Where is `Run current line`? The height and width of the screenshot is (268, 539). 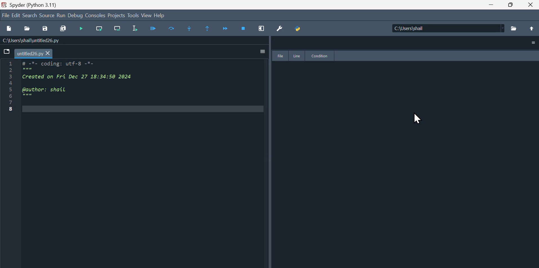
Run current line is located at coordinates (173, 29).